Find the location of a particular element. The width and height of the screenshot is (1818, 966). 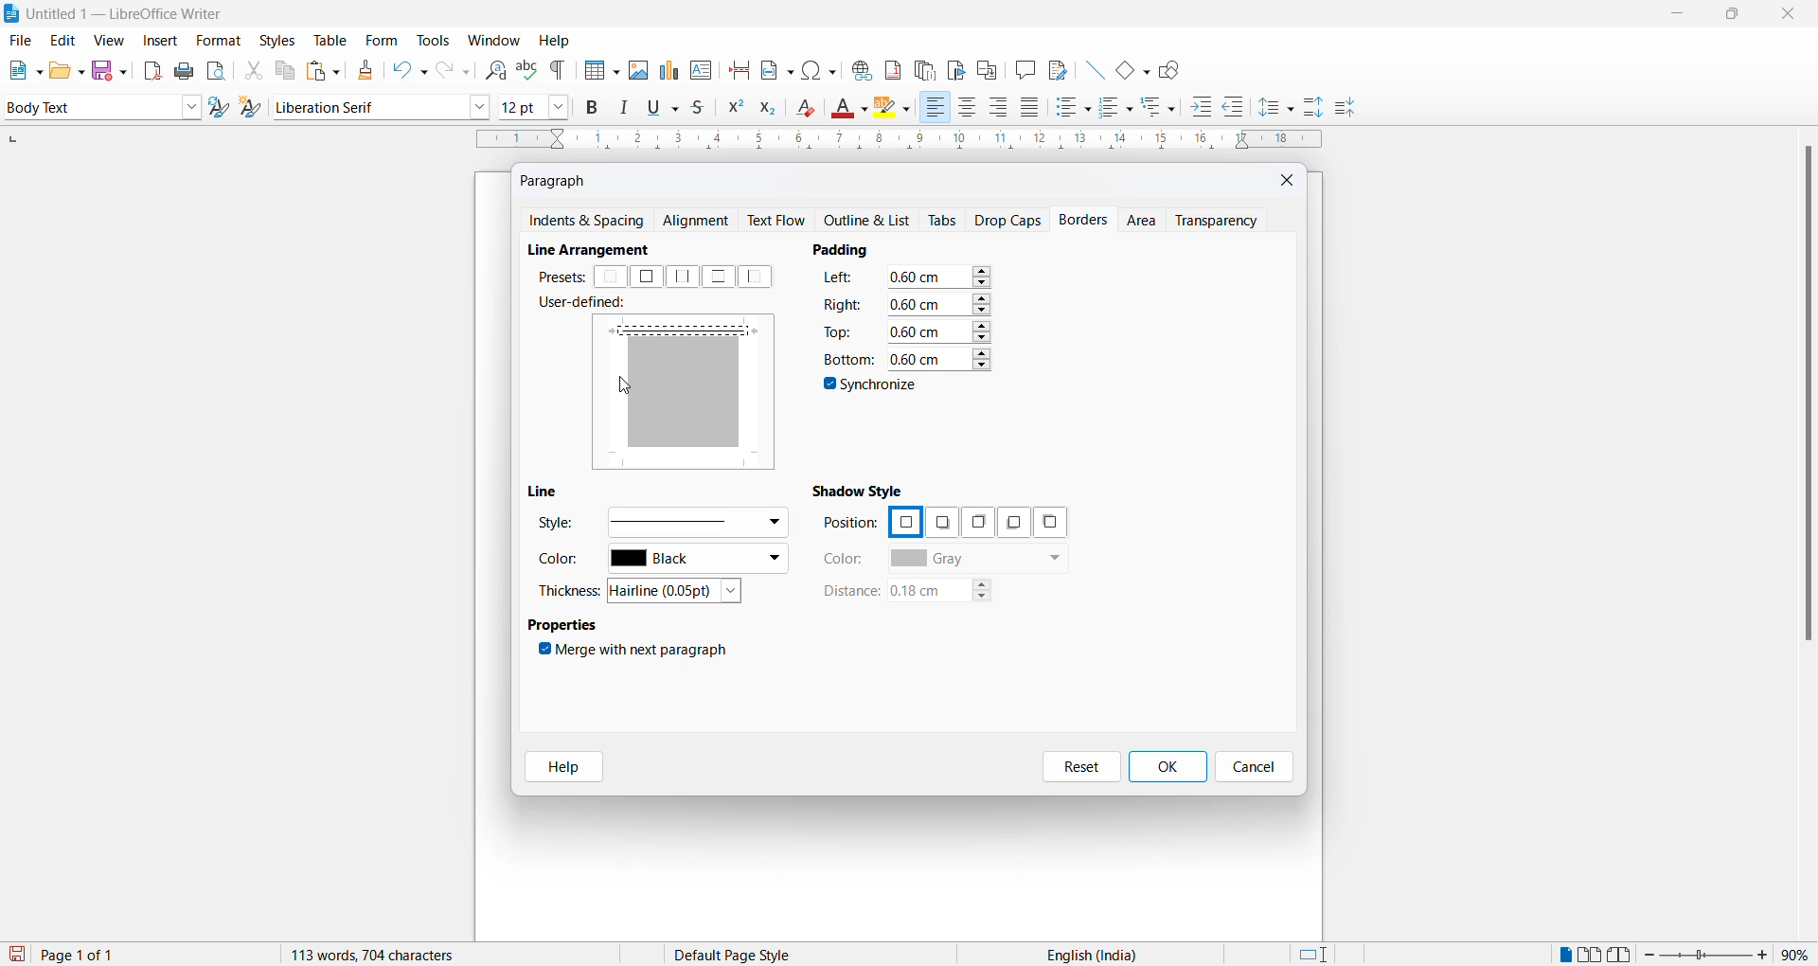

shadow style is located at coordinates (862, 490).